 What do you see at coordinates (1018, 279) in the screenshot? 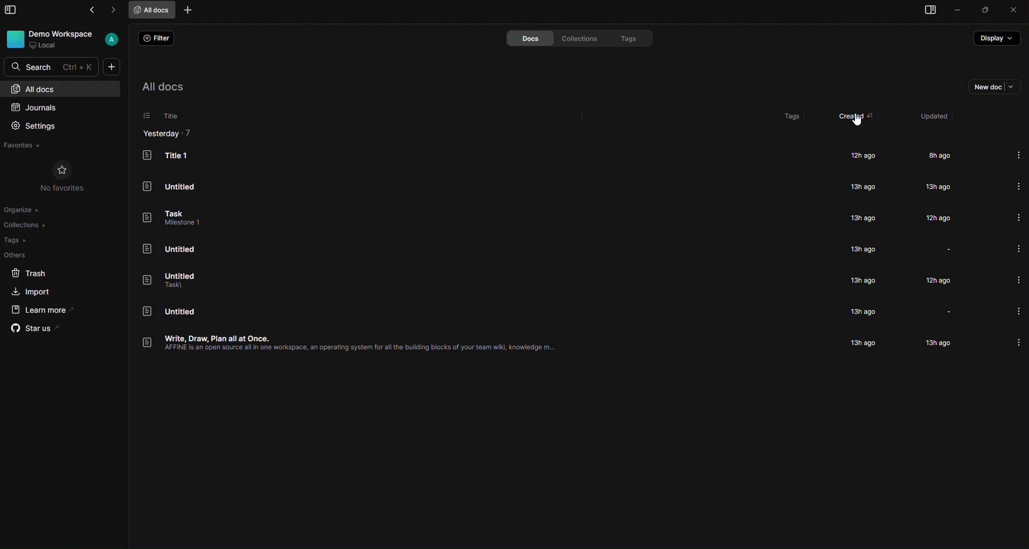
I see `more info` at bounding box center [1018, 279].